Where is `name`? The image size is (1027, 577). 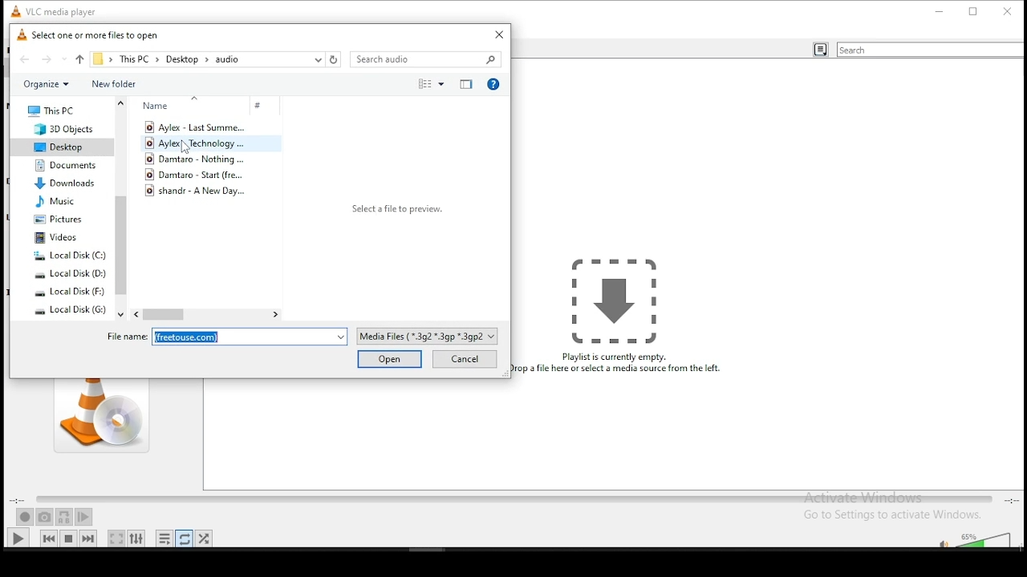
name is located at coordinates (182, 105).